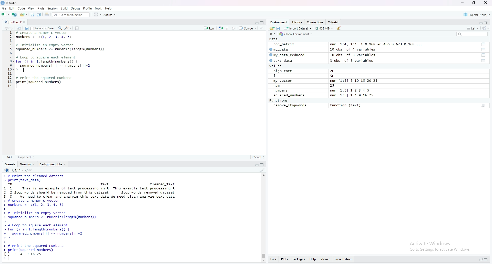 The image size is (492, 264). Describe the element at coordinates (263, 164) in the screenshot. I see `maximize` at that location.